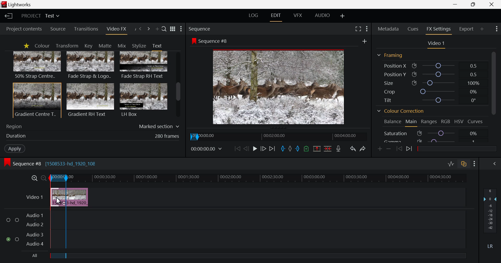 The image size is (501, 263). Describe the element at coordinates (34, 244) in the screenshot. I see `audio 4` at that location.